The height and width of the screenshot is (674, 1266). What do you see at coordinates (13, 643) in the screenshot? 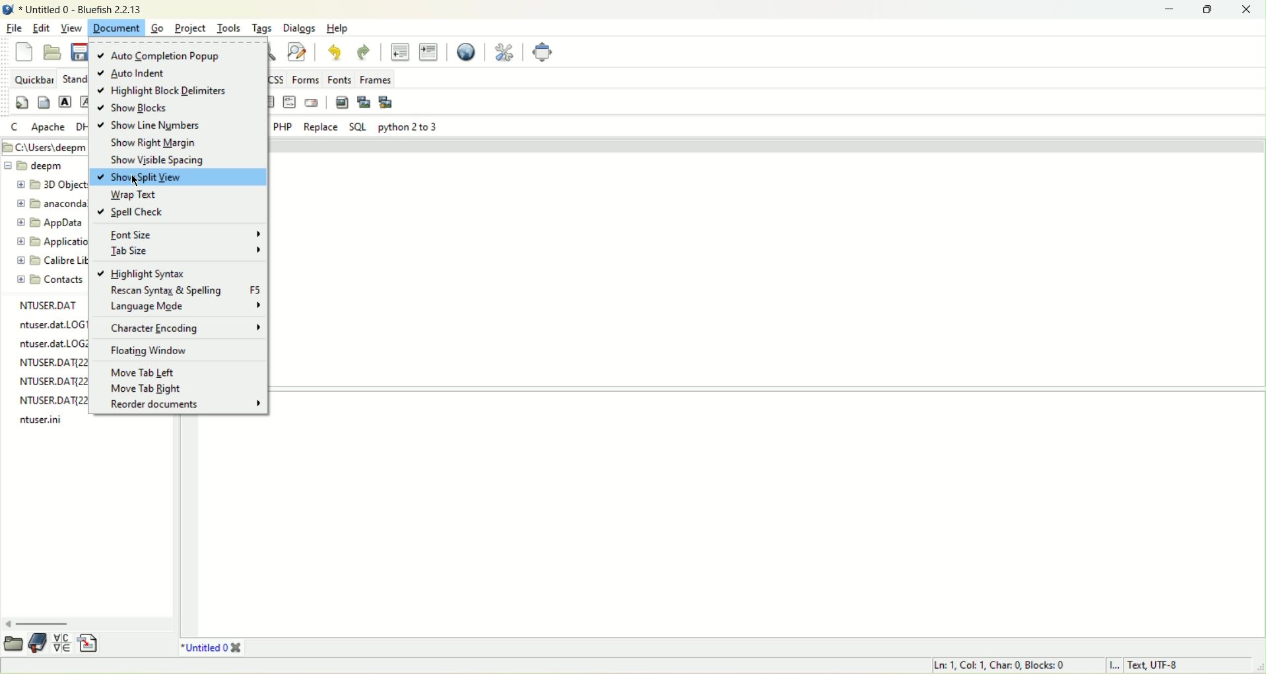
I see `file explorer` at bounding box center [13, 643].